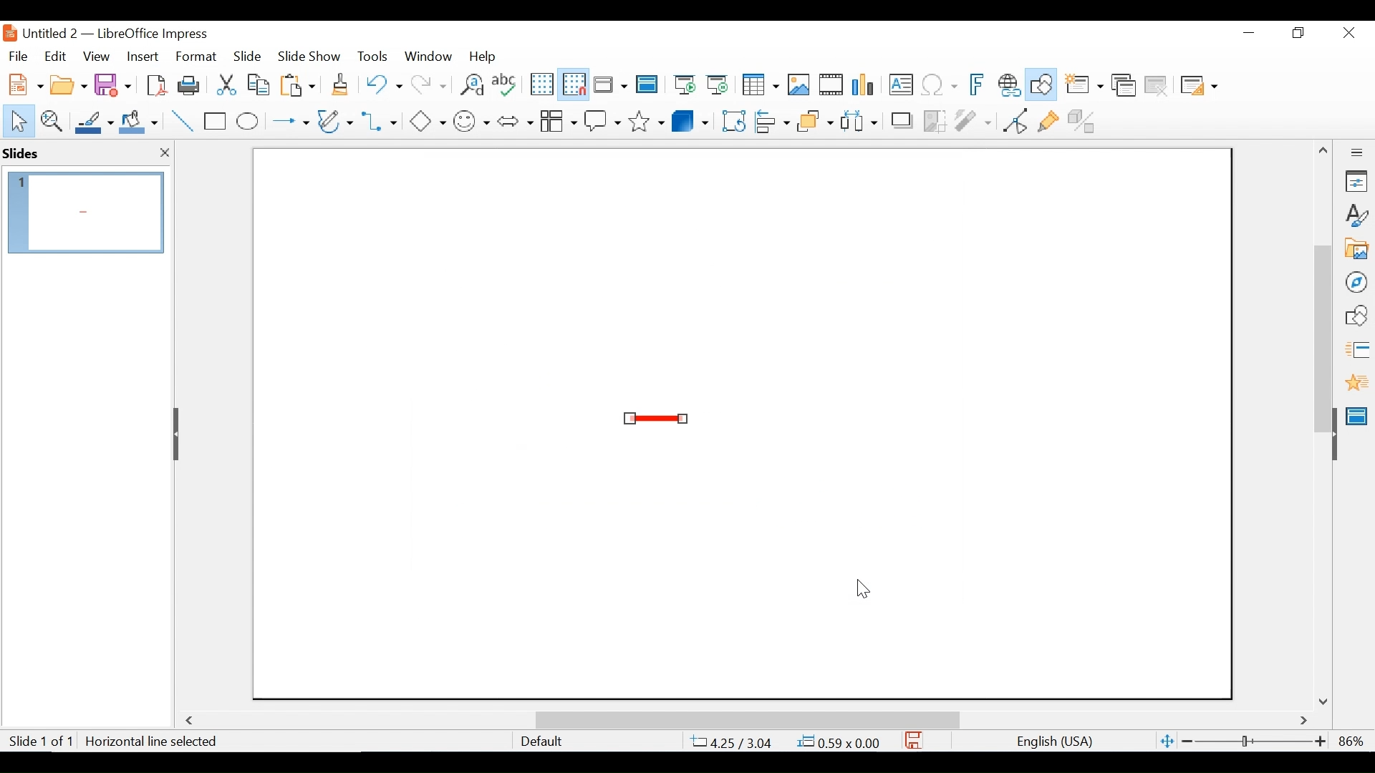 The width and height of the screenshot is (1375, 773). Describe the element at coordinates (18, 54) in the screenshot. I see `File` at that location.